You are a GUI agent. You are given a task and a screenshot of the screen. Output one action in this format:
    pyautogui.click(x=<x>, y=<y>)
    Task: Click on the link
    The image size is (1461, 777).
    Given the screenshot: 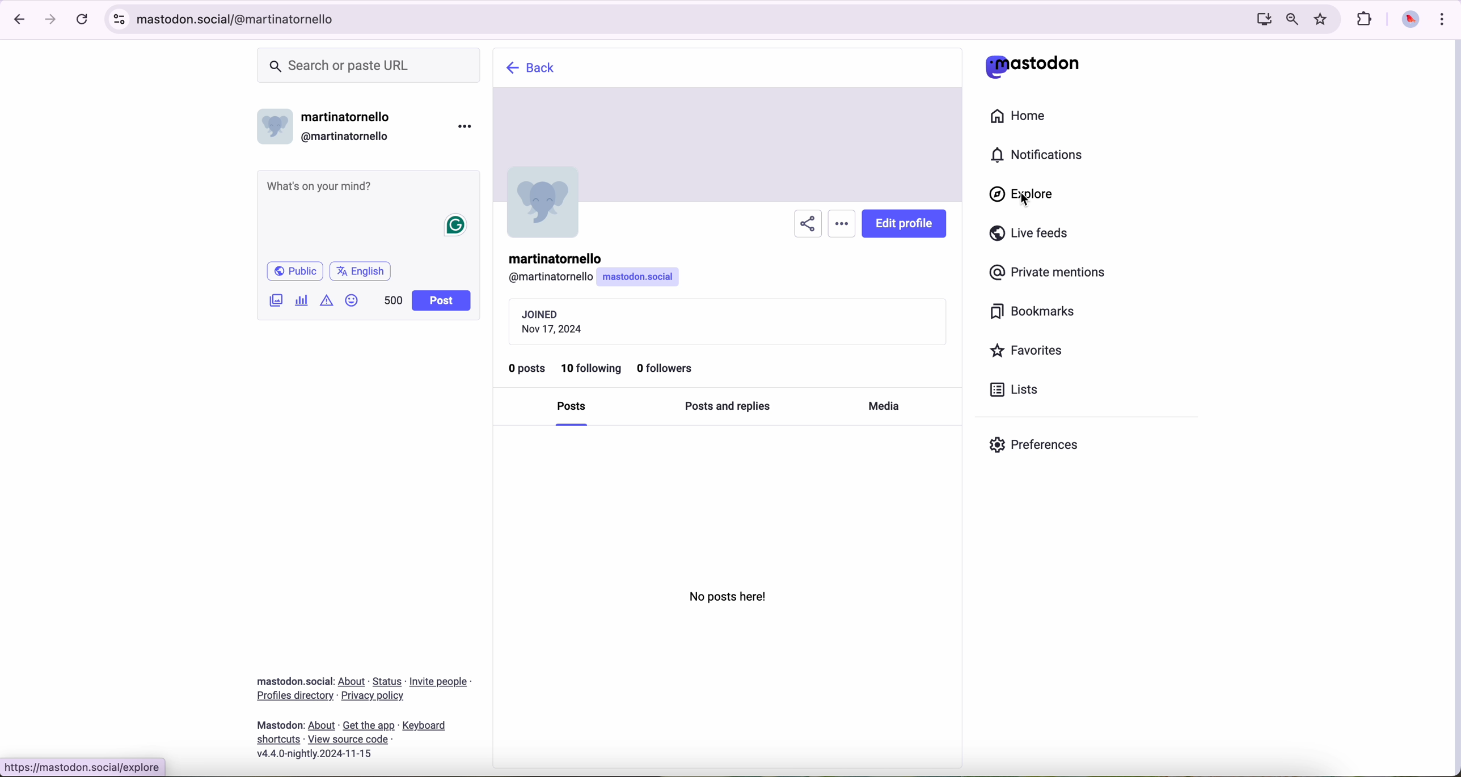 What is the action you would take?
    pyautogui.click(x=440, y=683)
    